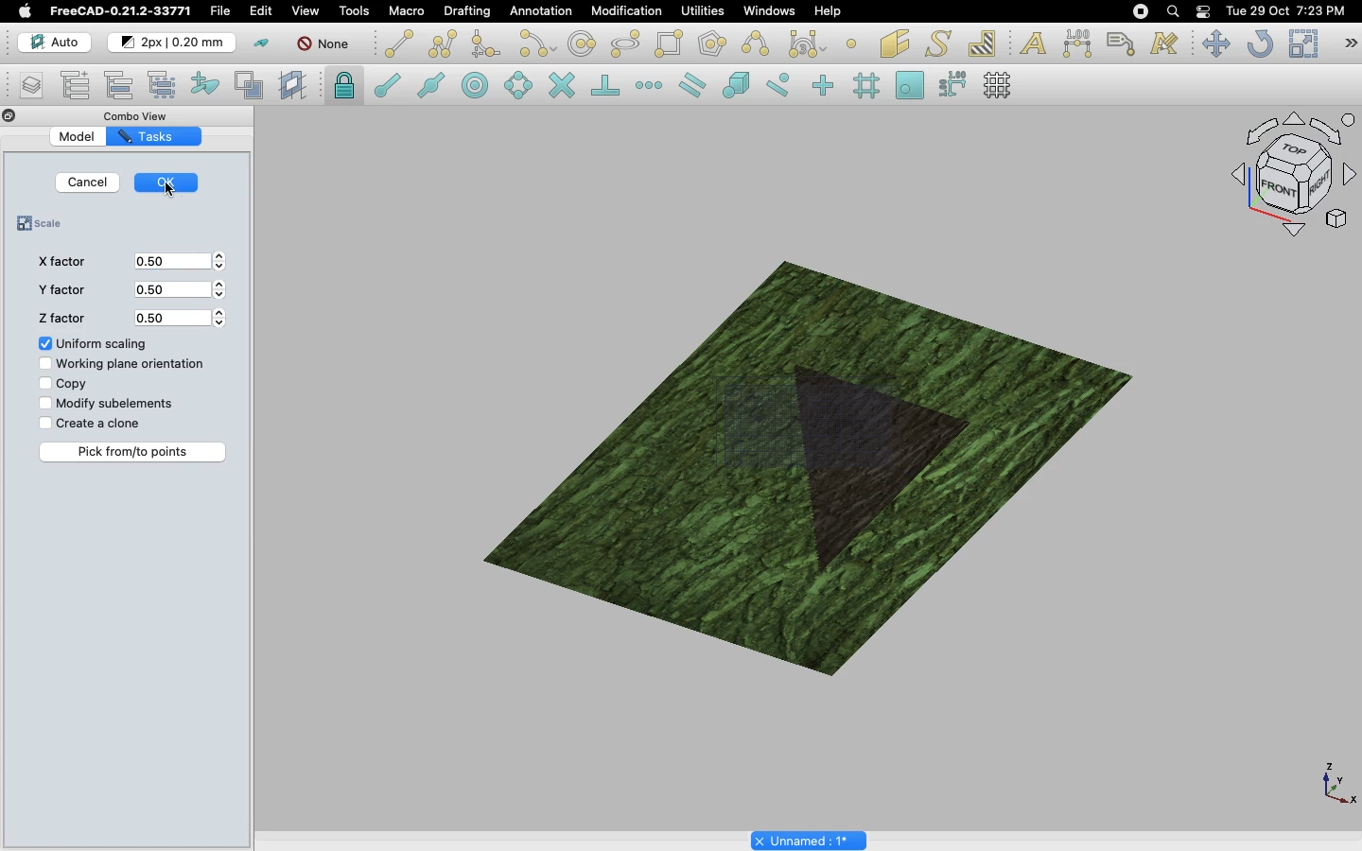 This screenshot has width=1362, height=851. I want to click on Text, so click(1033, 42).